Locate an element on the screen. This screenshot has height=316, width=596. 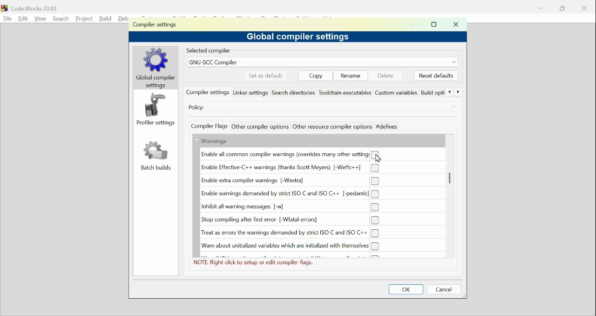
Vertical Scroll bar is located at coordinates (452, 178).